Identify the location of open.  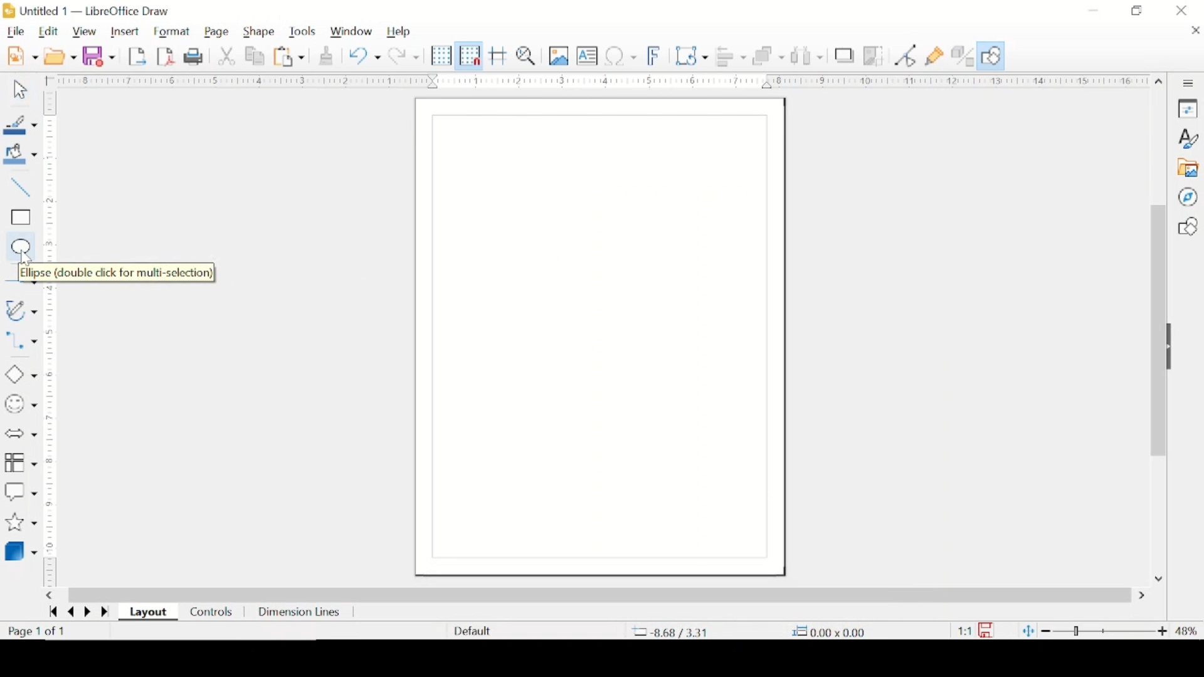
(61, 56).